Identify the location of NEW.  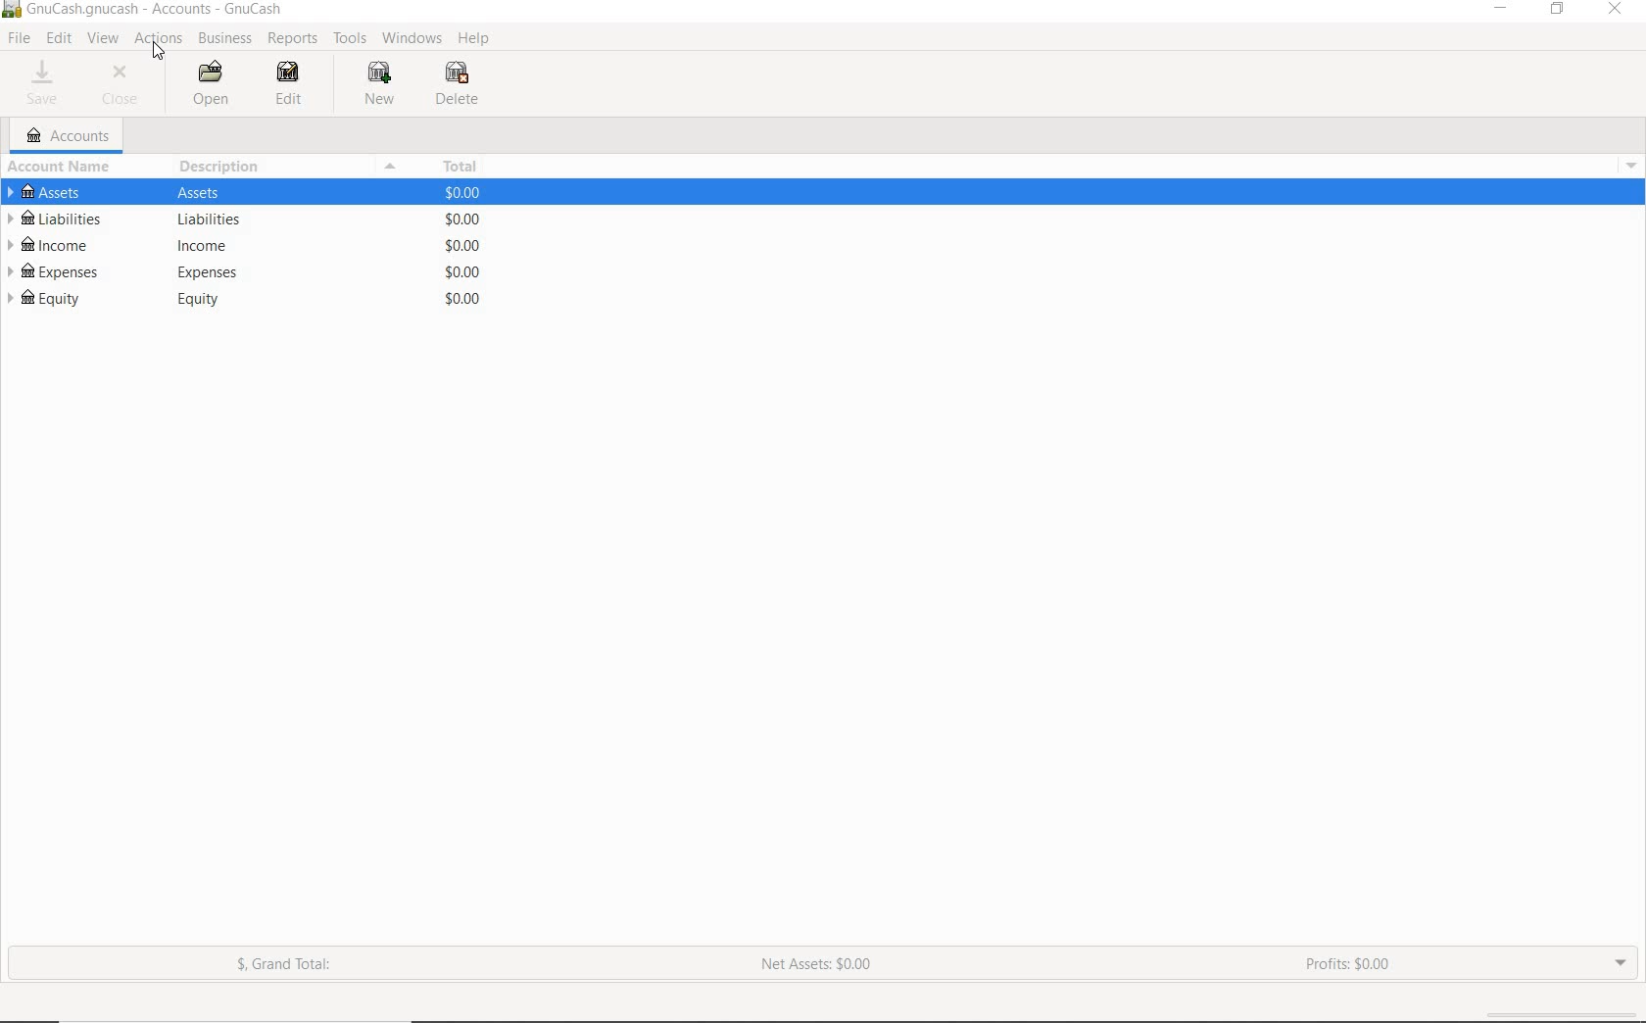
(377, 87).